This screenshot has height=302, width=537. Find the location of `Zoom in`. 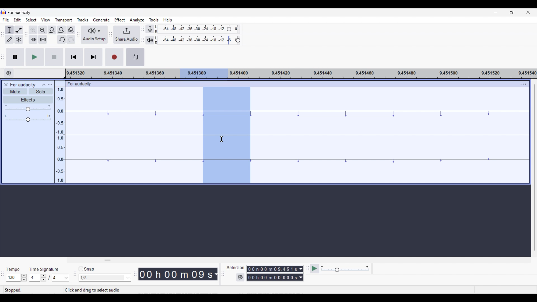

Zoom in is located at coordinates (33, 30).